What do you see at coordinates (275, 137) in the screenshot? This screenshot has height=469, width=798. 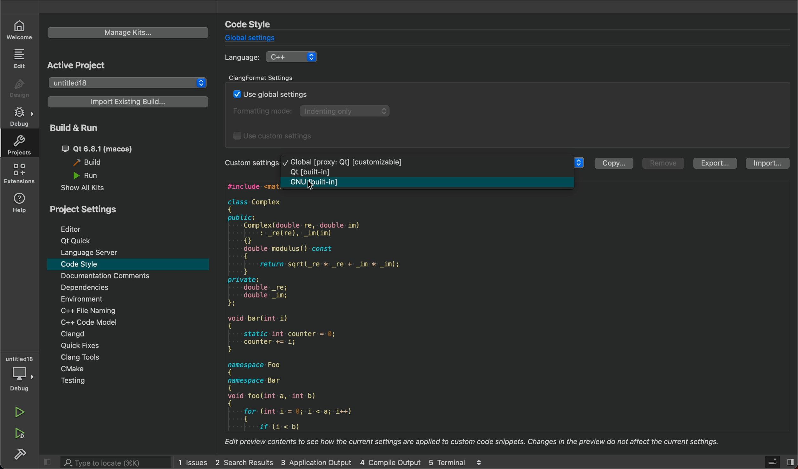 I see `use custom settings ` at bounding box center [275, 137].